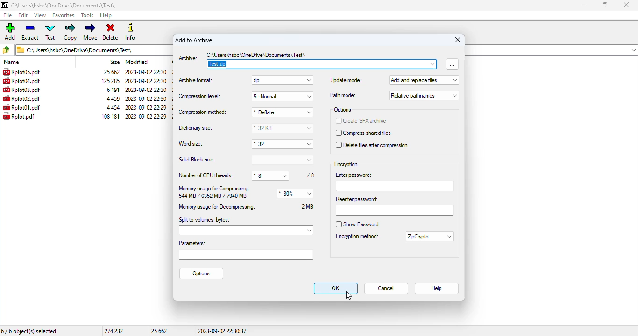  Describe the element at coordinates (115, 62) in the screenshot. I see `size` at that location.